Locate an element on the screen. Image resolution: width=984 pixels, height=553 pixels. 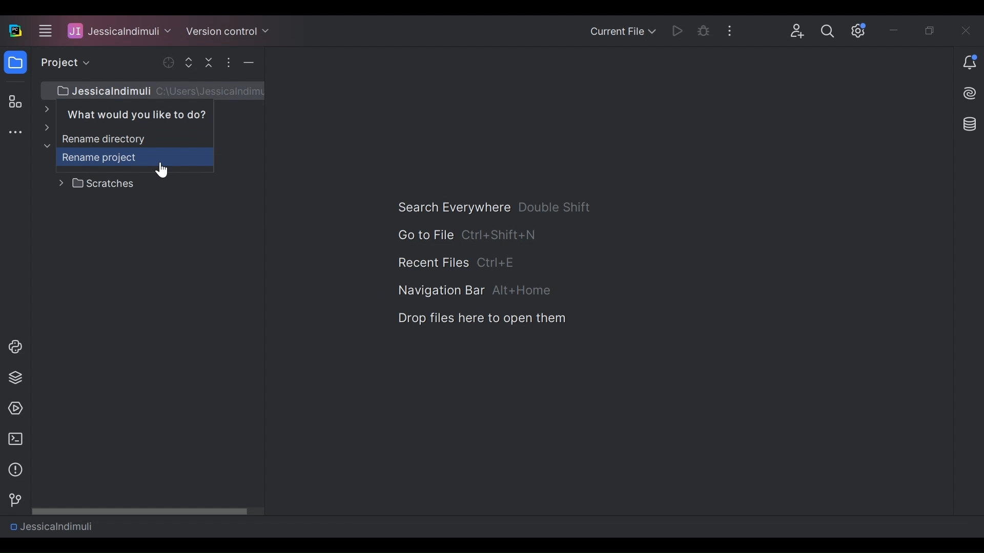
Expand Selected is located at coordinates (191, 62).